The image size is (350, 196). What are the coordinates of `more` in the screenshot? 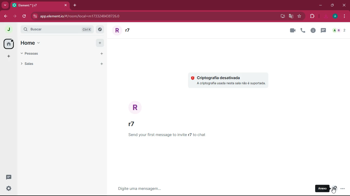 It's located at (8, 56).